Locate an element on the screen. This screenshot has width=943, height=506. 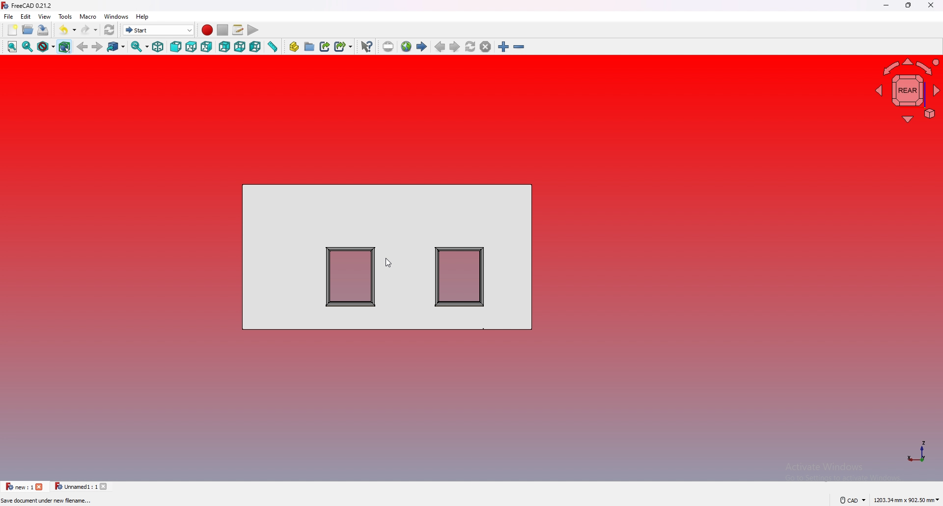
open website is located at coordinates (406, 47).